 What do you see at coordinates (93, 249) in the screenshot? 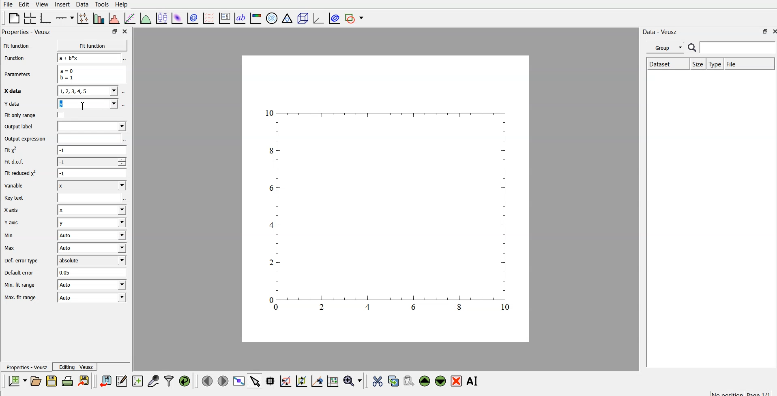
I see `Auto` at bounding box center [93, 249].